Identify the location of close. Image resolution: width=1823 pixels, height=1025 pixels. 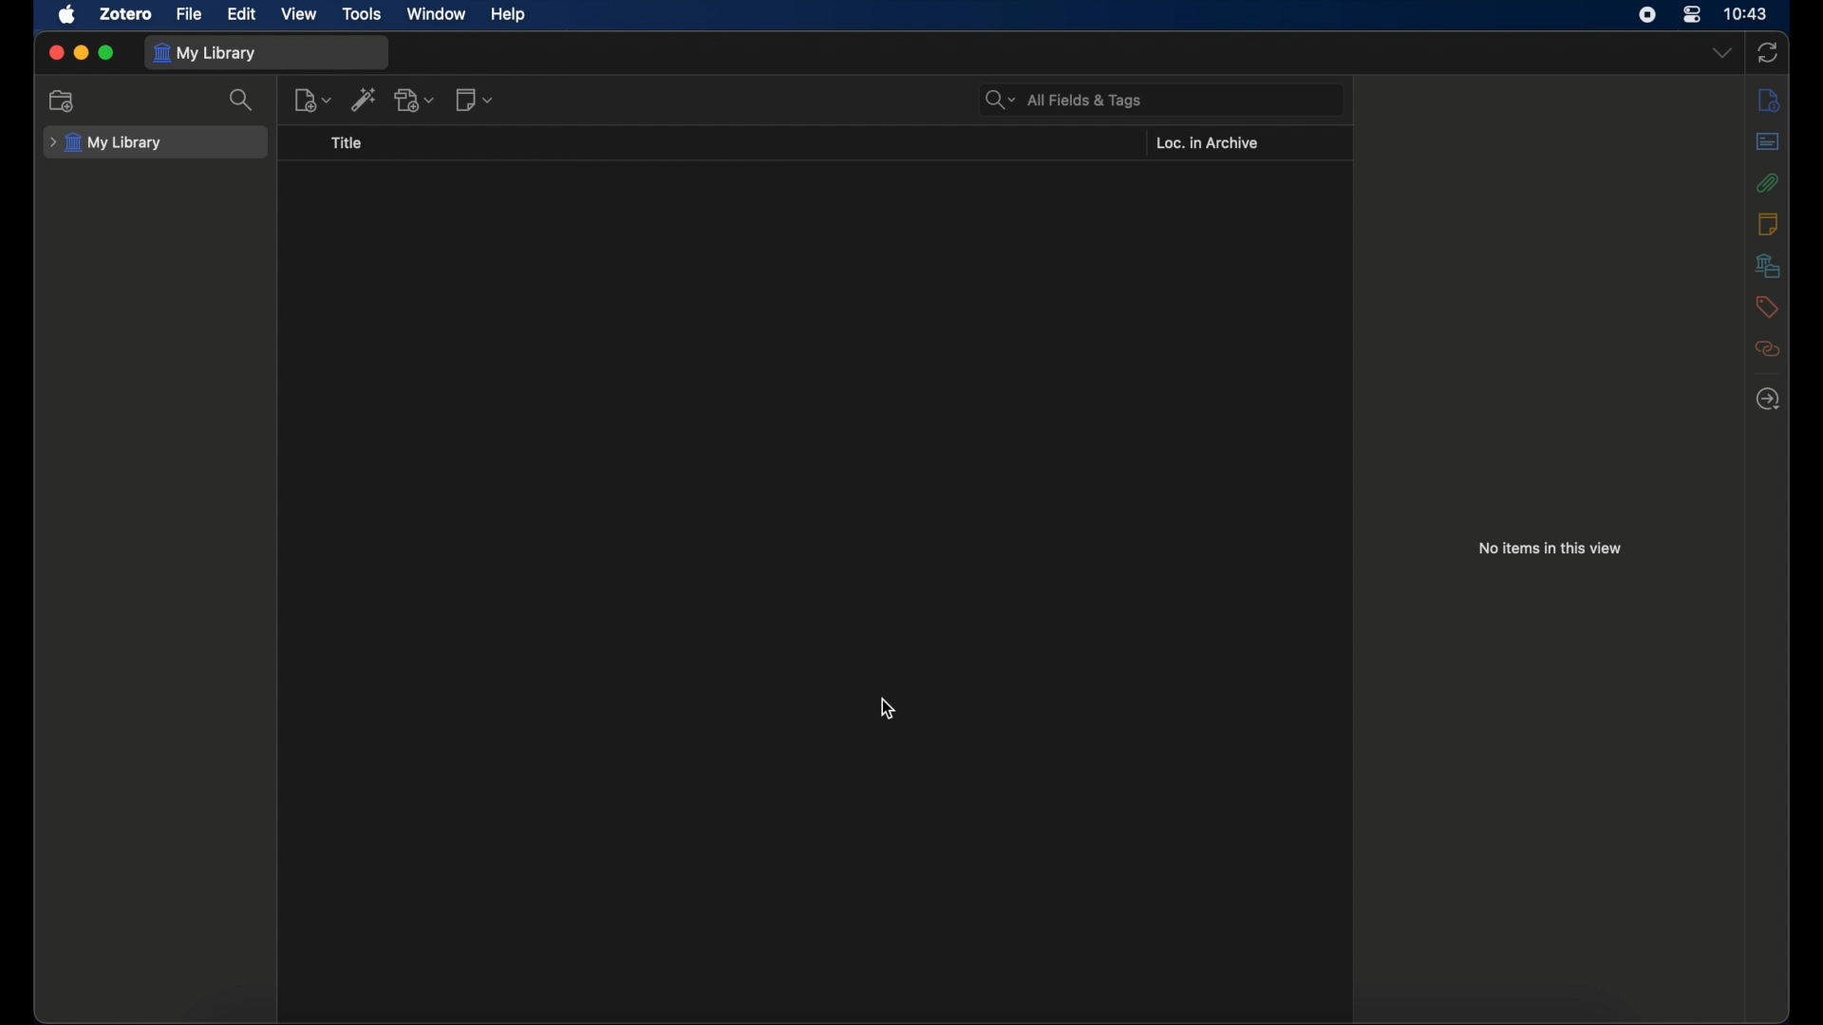
(57, 51).